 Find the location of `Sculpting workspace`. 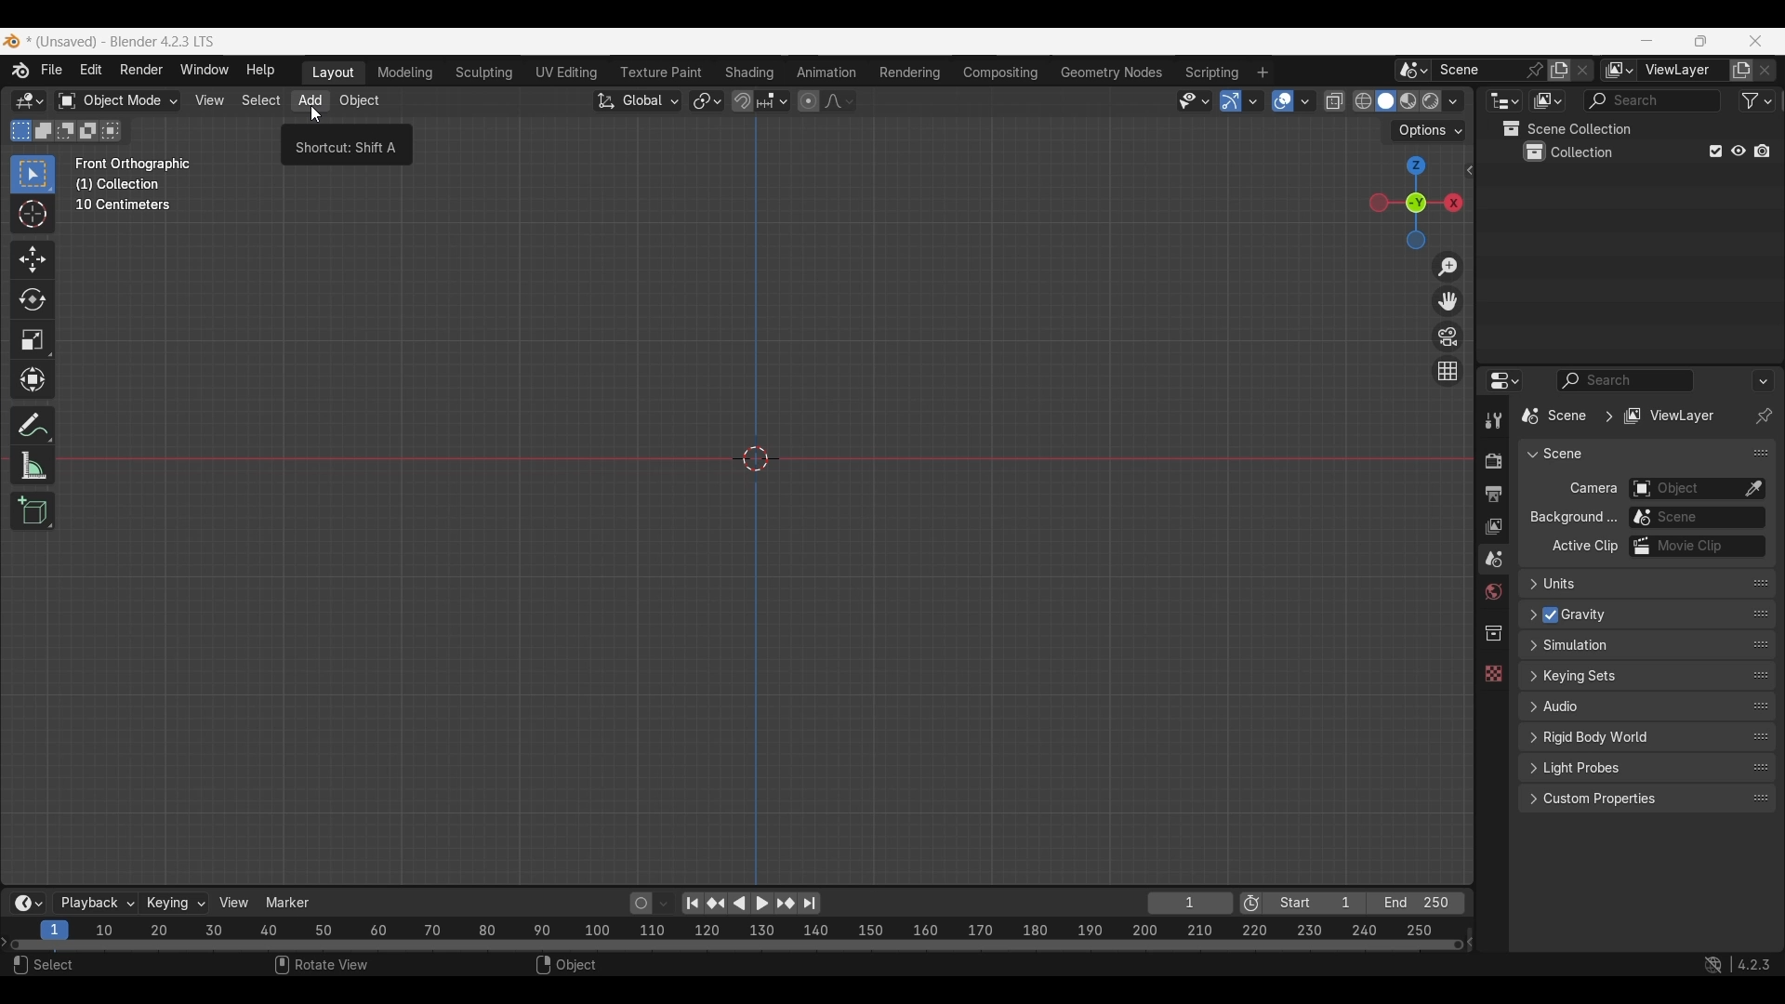

Sculpting workspace is located at coordinates (486, 73).